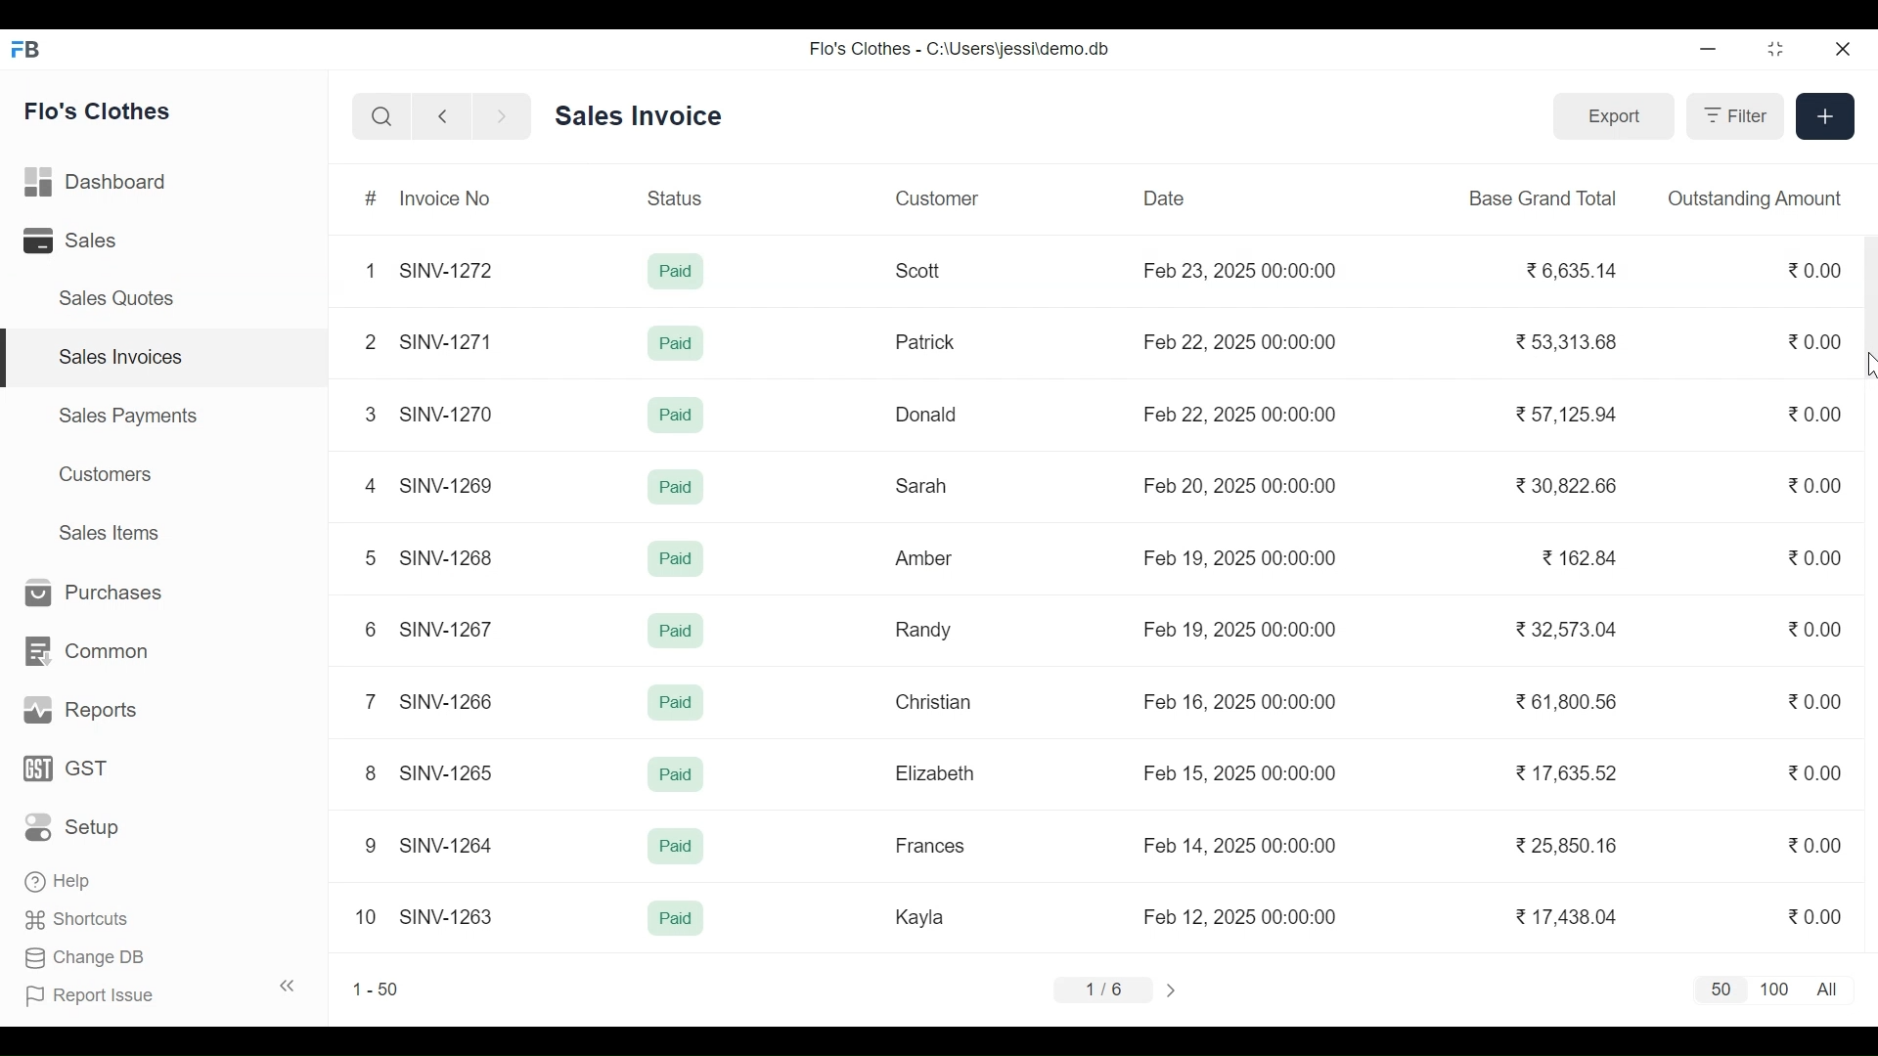  Describe the element at coordinates (1866, 309) in the screenshot. I see `Vertical Scroll bar` at that location.